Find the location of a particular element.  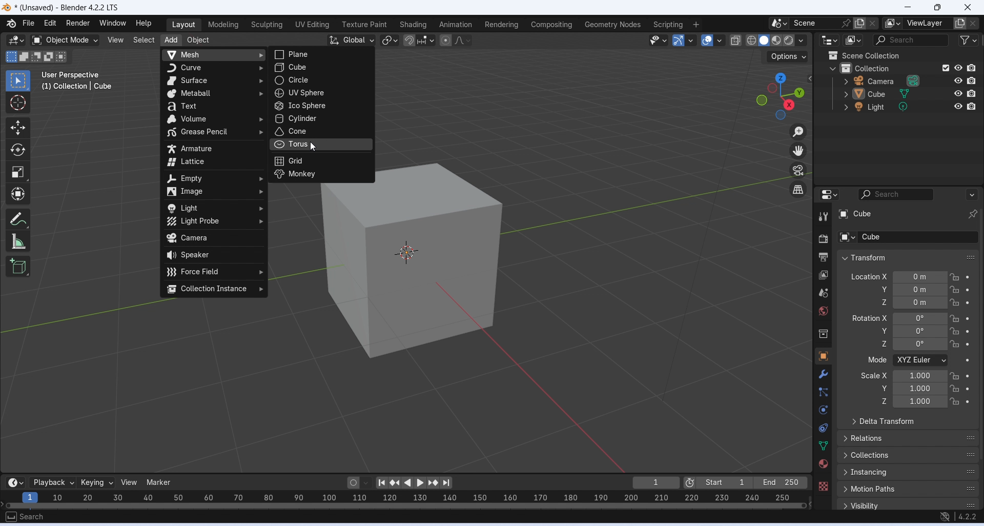

Light layer is located at coordinates (908, 107).